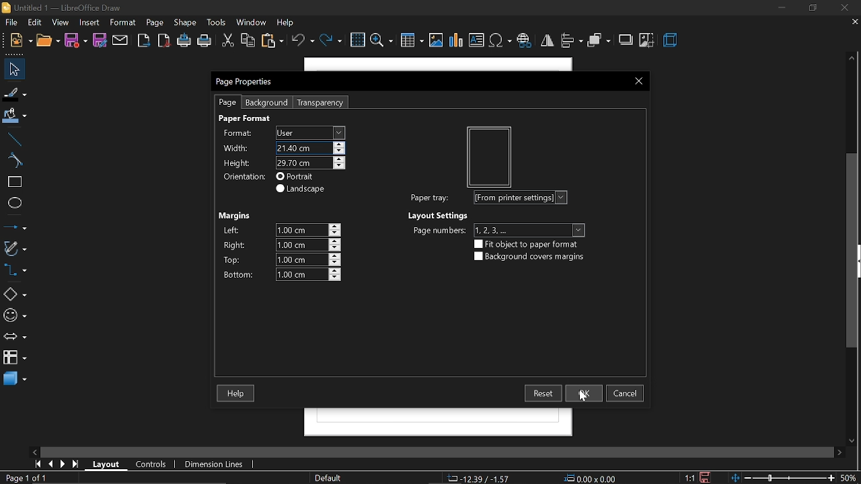 The image size is (861, 484). What do you see at coordinates (227, 102) in the screenshot?
I see `page` at bounding box center [227, 102].